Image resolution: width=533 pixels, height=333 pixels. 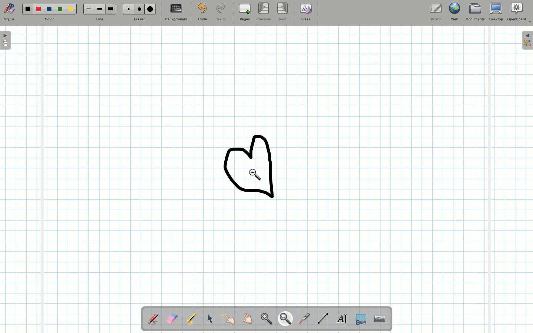 What do you see at coordinates (244, 12) in the screenshot?
I see `Pages (add)` at bounding box center [244, 12].